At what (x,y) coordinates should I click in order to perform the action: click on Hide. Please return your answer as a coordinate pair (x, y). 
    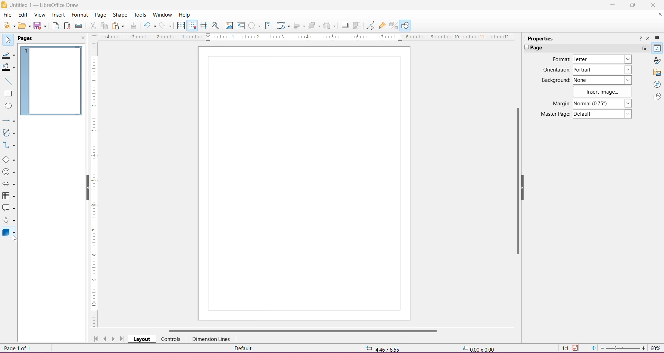
    Looking at the image, I should click on (524, 186).